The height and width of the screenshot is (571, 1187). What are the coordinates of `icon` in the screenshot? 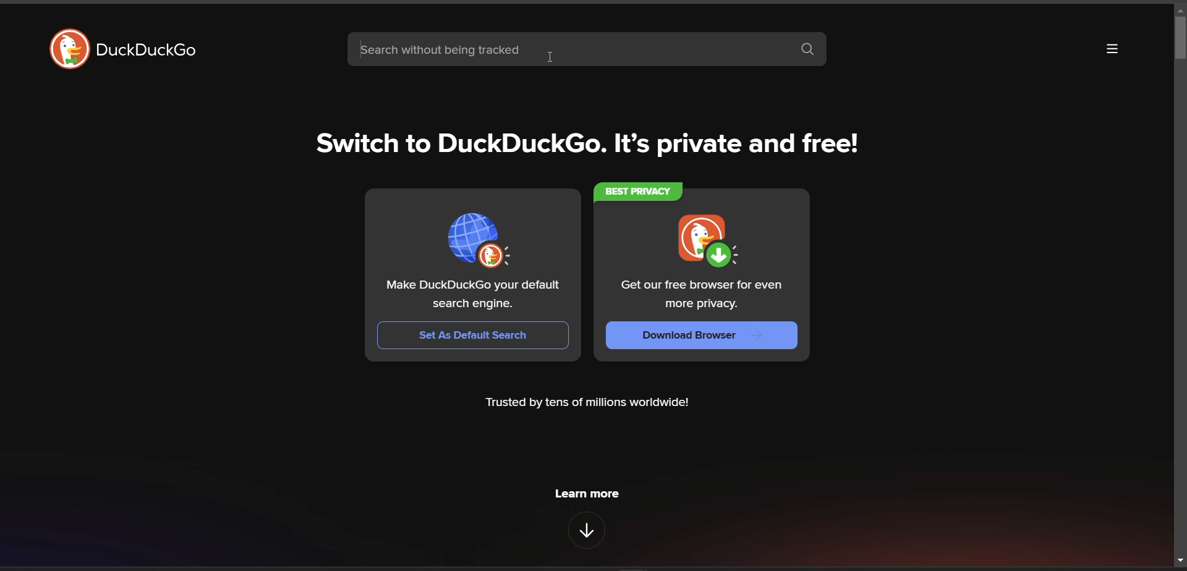 It's located at (478, 240).